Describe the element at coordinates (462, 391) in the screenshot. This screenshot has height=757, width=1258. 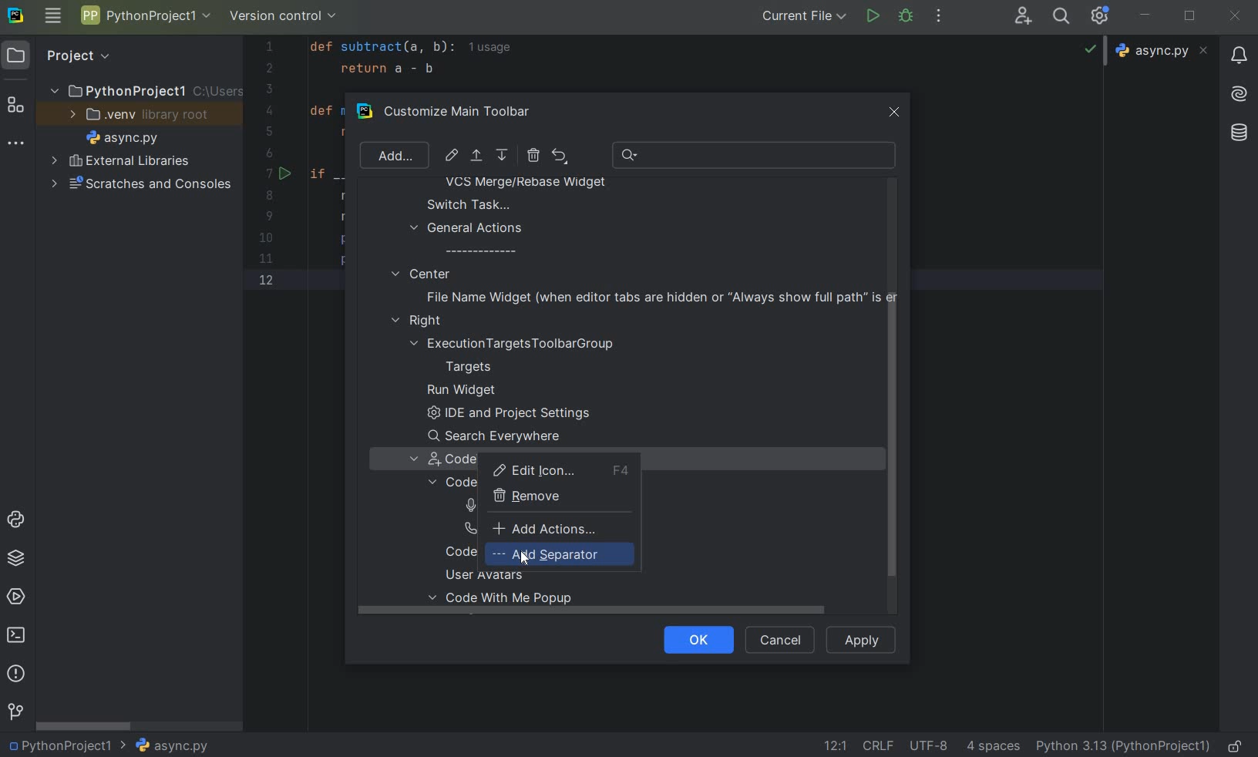
I see `run widget` at that location.